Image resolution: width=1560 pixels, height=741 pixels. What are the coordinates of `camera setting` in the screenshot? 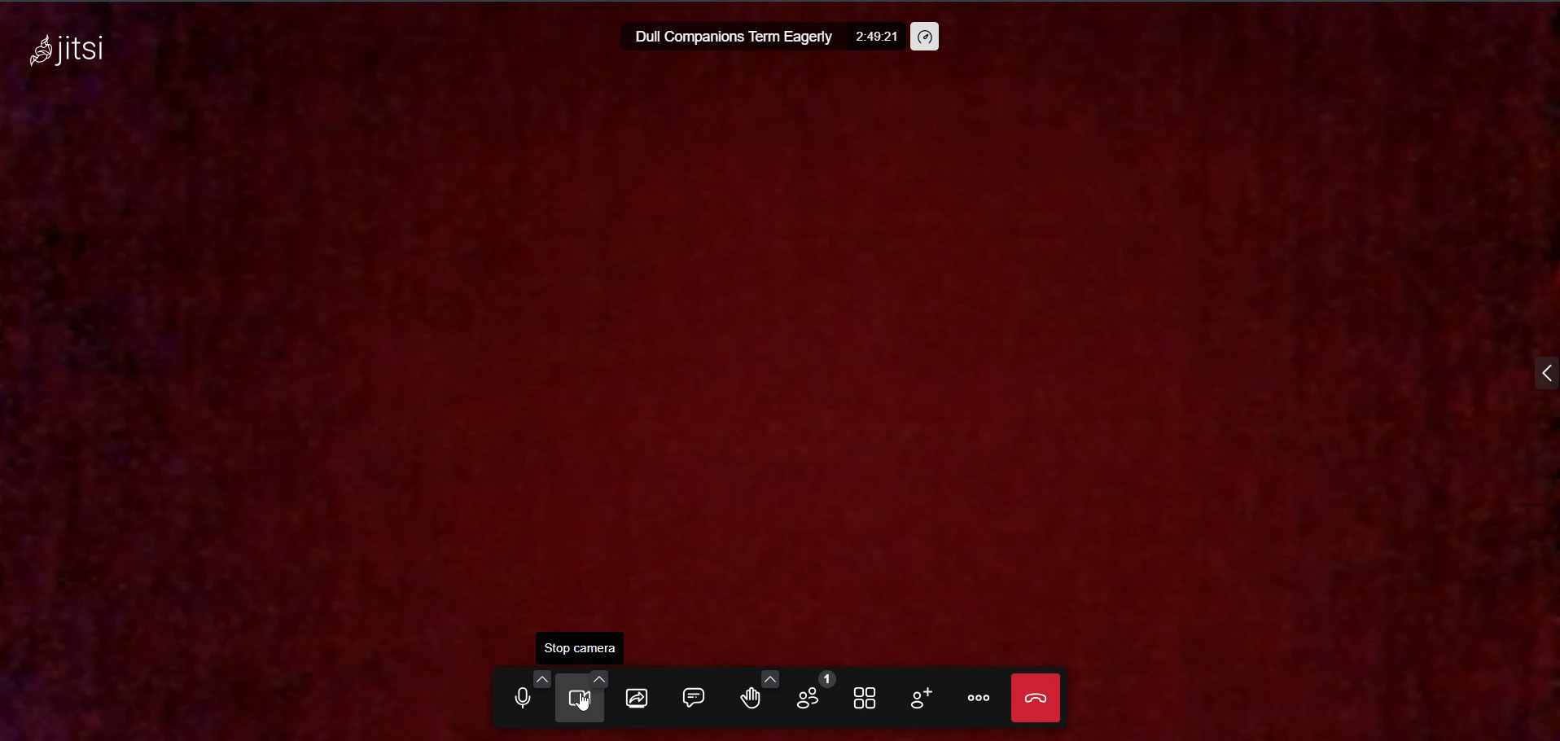 It's located at (593, 678).